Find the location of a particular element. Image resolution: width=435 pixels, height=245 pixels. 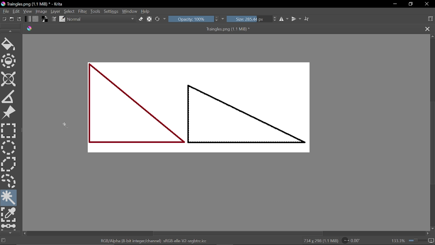

Polygon select tool is located at coordinates (8, 164).